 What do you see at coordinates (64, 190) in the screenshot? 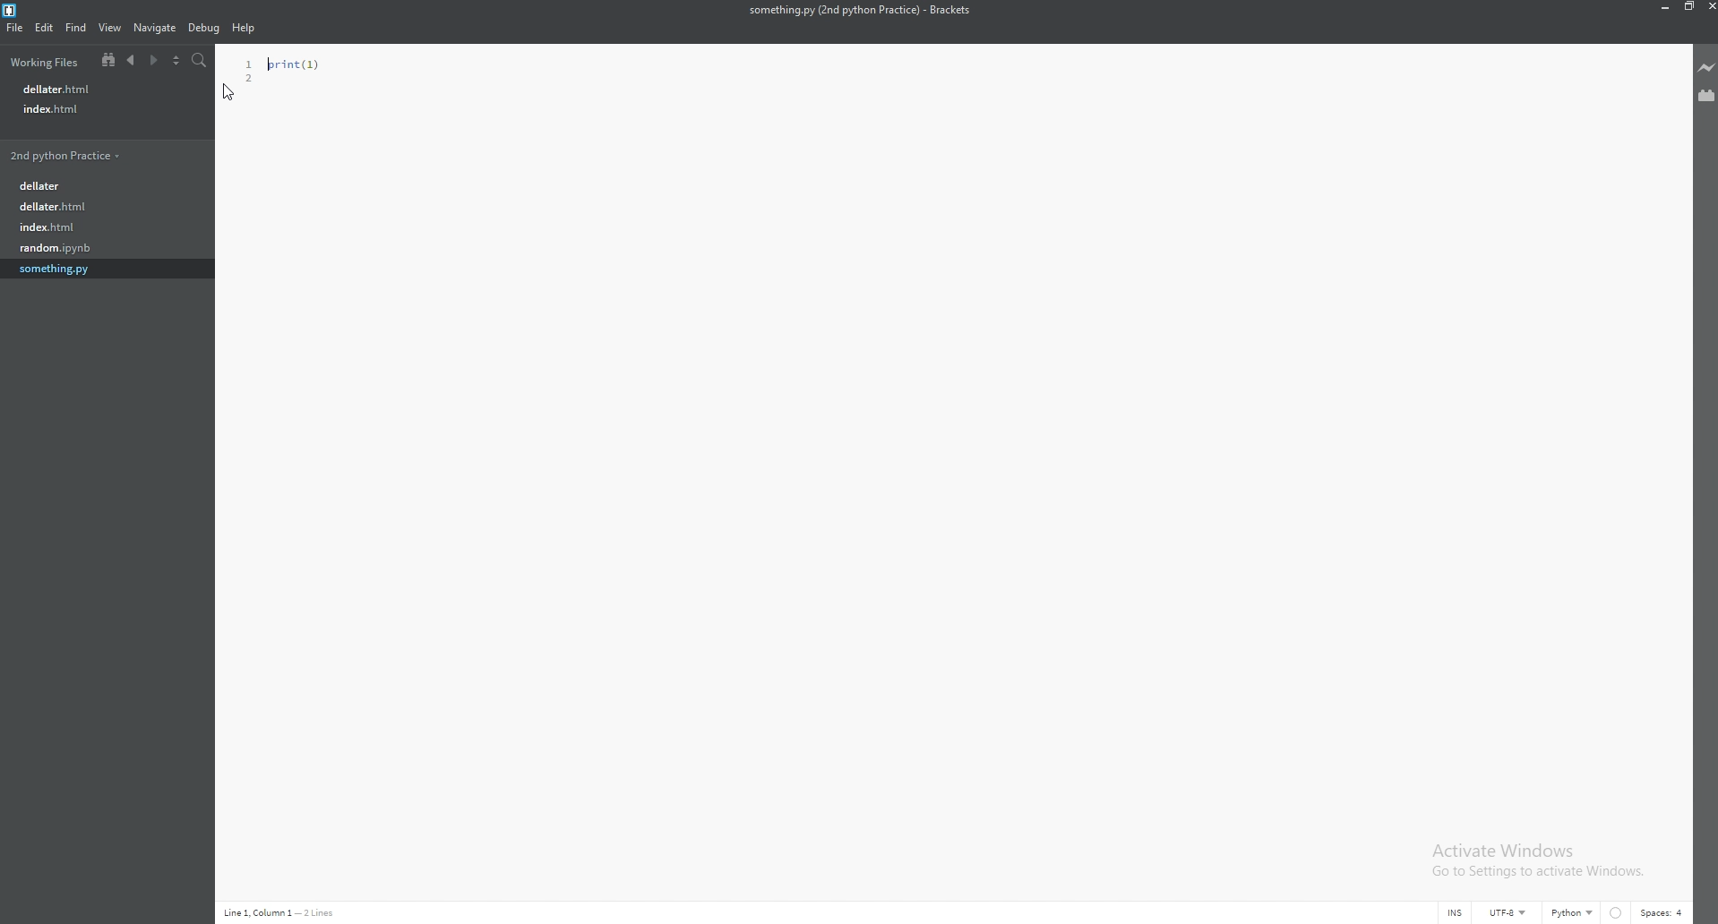
I see `folder` at bounding box center [64, 190].